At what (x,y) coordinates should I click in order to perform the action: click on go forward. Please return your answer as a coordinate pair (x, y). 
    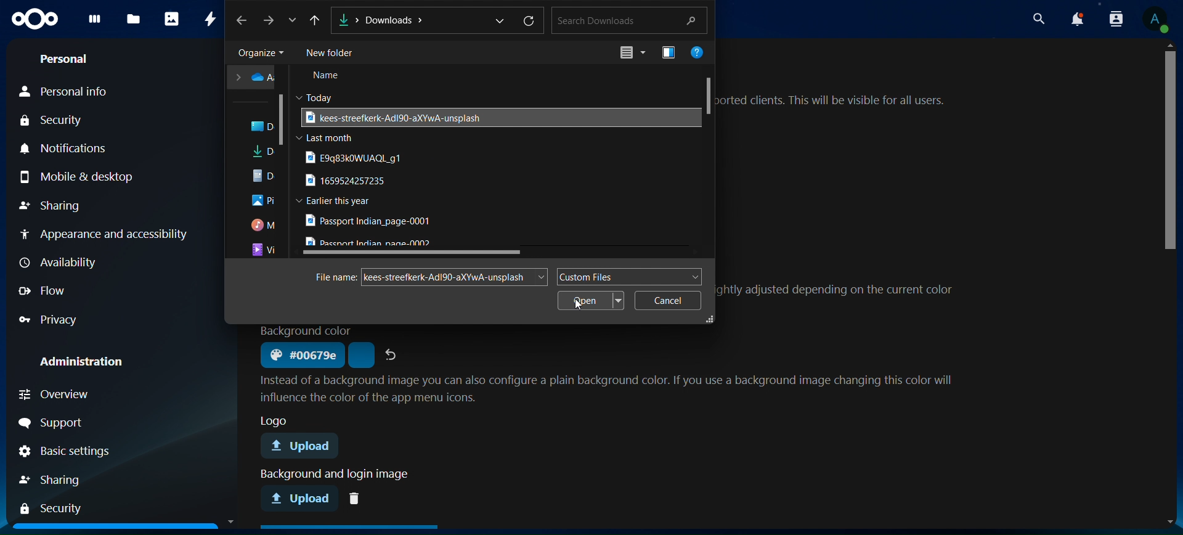
    Looking at the image, I should click on (270, 20).